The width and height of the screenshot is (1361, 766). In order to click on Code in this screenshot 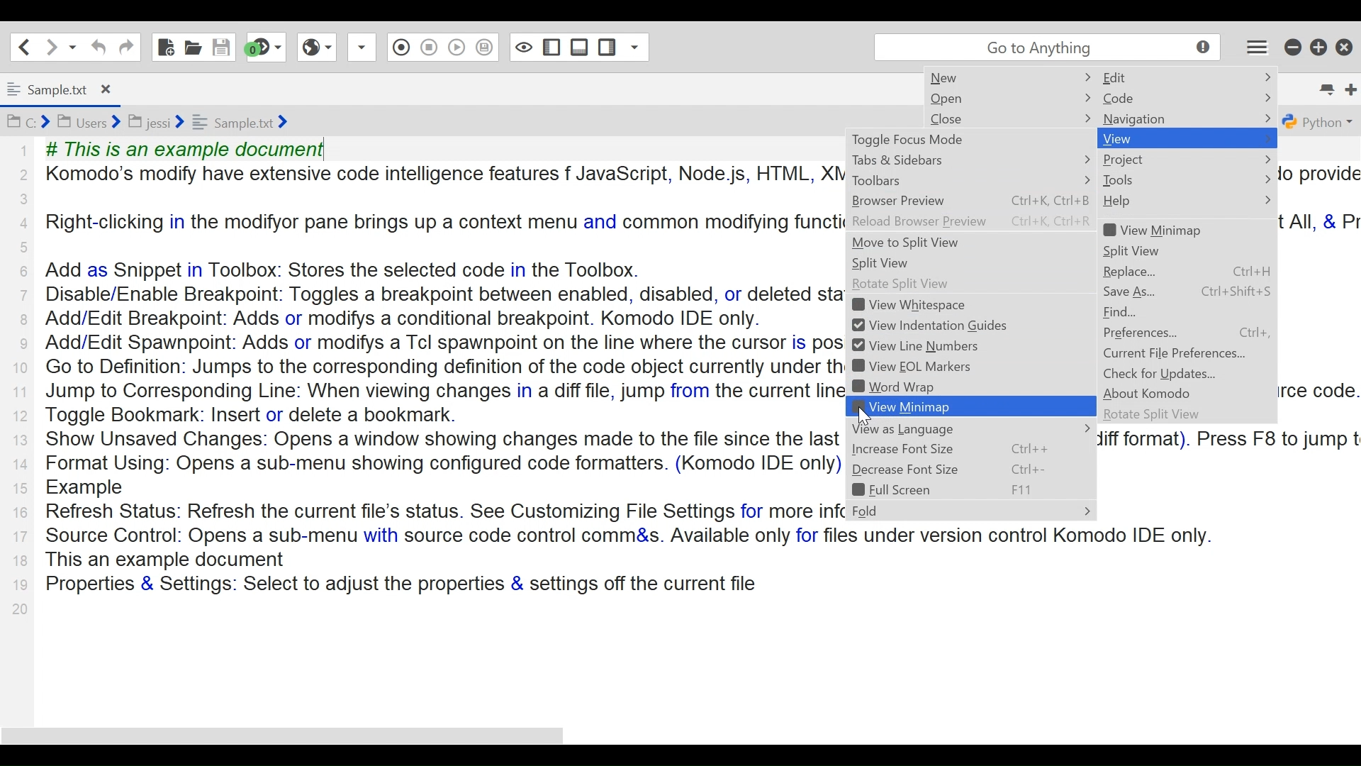, I will do `click(1146, 99)`.